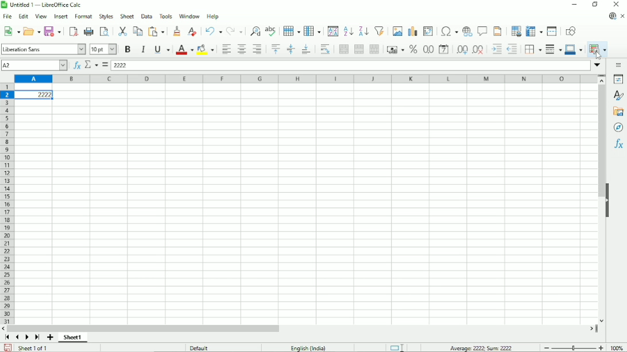  What do you see at coordinates (184, 50) in the screenshot?
I see `Text color` at bounding box center [184, 50].